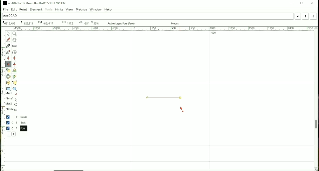 The width and height of the screenshot is (319, 171). I want to click on Help, so click(108, 9).